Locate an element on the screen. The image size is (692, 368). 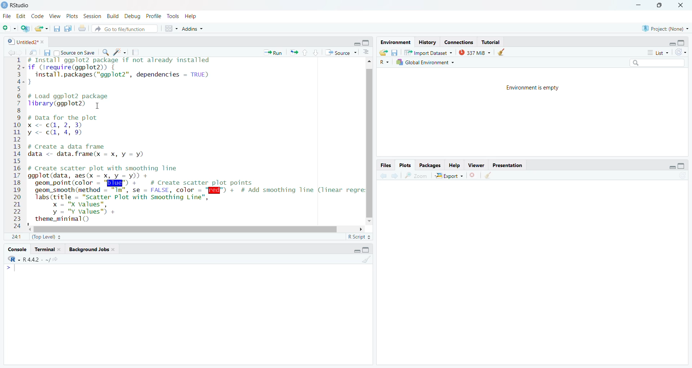
Environment is empty is located at coordinates (534, 89).